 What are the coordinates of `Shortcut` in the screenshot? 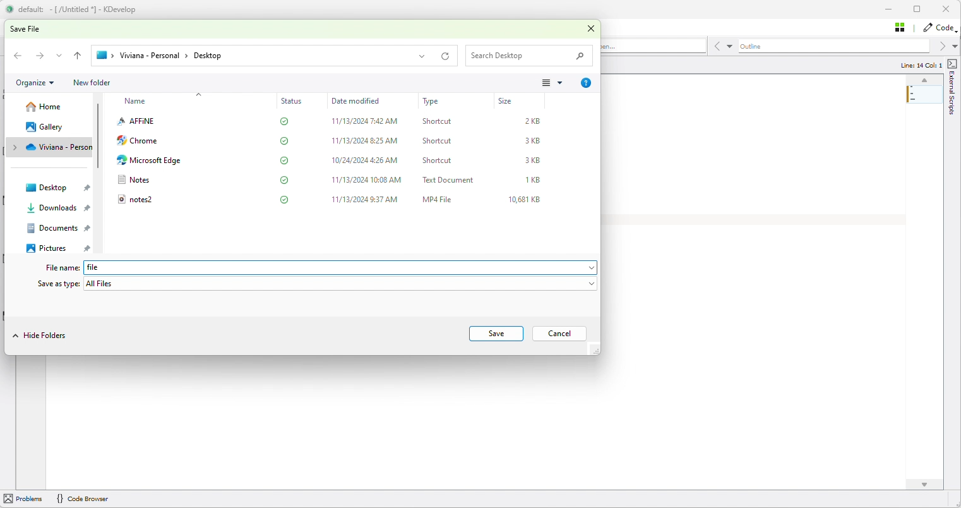 It's located at (438, 140).